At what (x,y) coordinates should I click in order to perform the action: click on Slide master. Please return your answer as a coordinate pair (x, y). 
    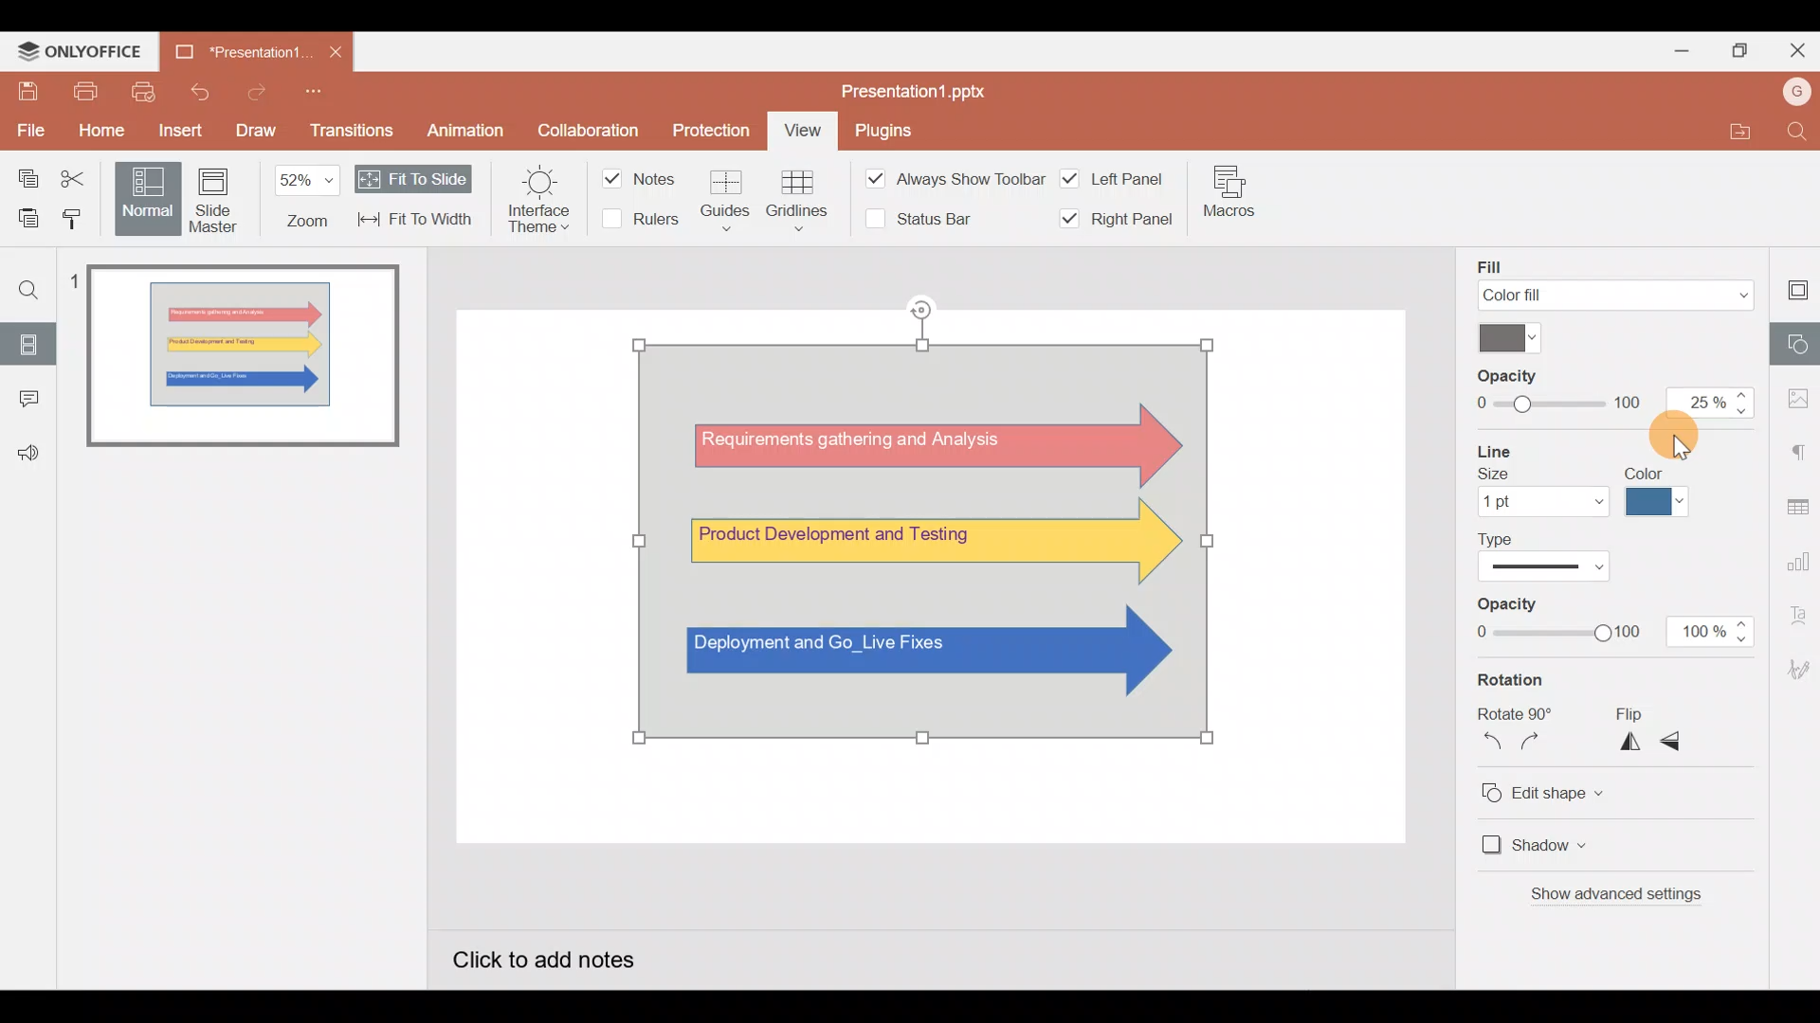
    Looking at the image, I should click on (214, 200).